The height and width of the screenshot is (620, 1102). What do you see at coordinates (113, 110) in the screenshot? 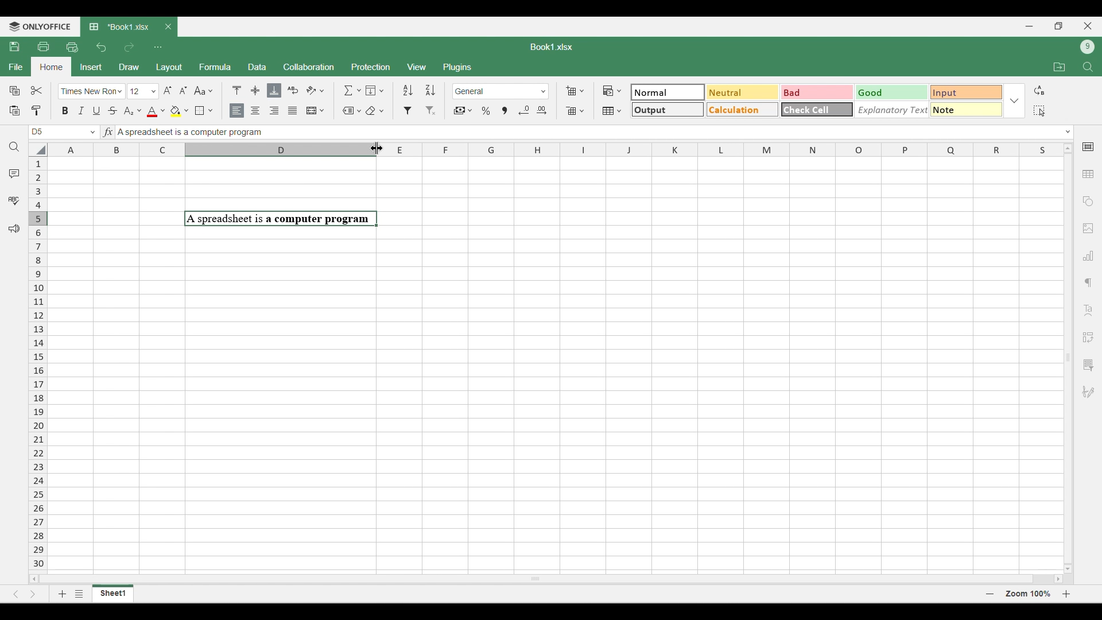
I see `Strike through ` at bounding box center [113, 110].